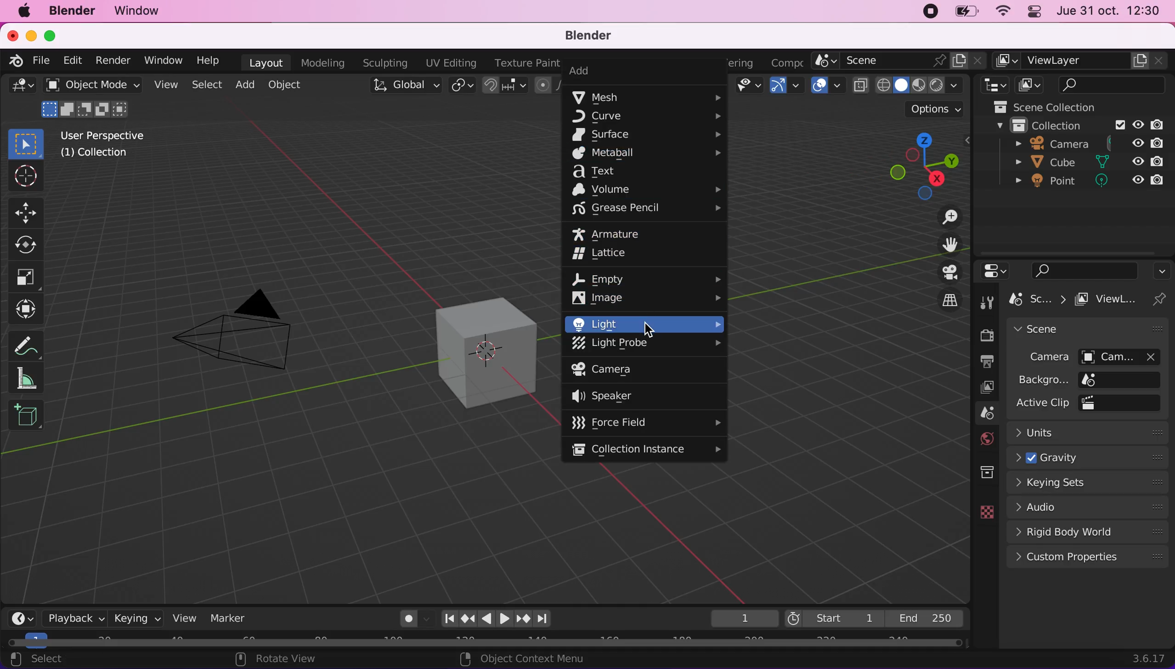 This screenshot has width=1175, height=669. Describe the element at coordinates (735, 617) in the screenshot. I see `1` at that location.